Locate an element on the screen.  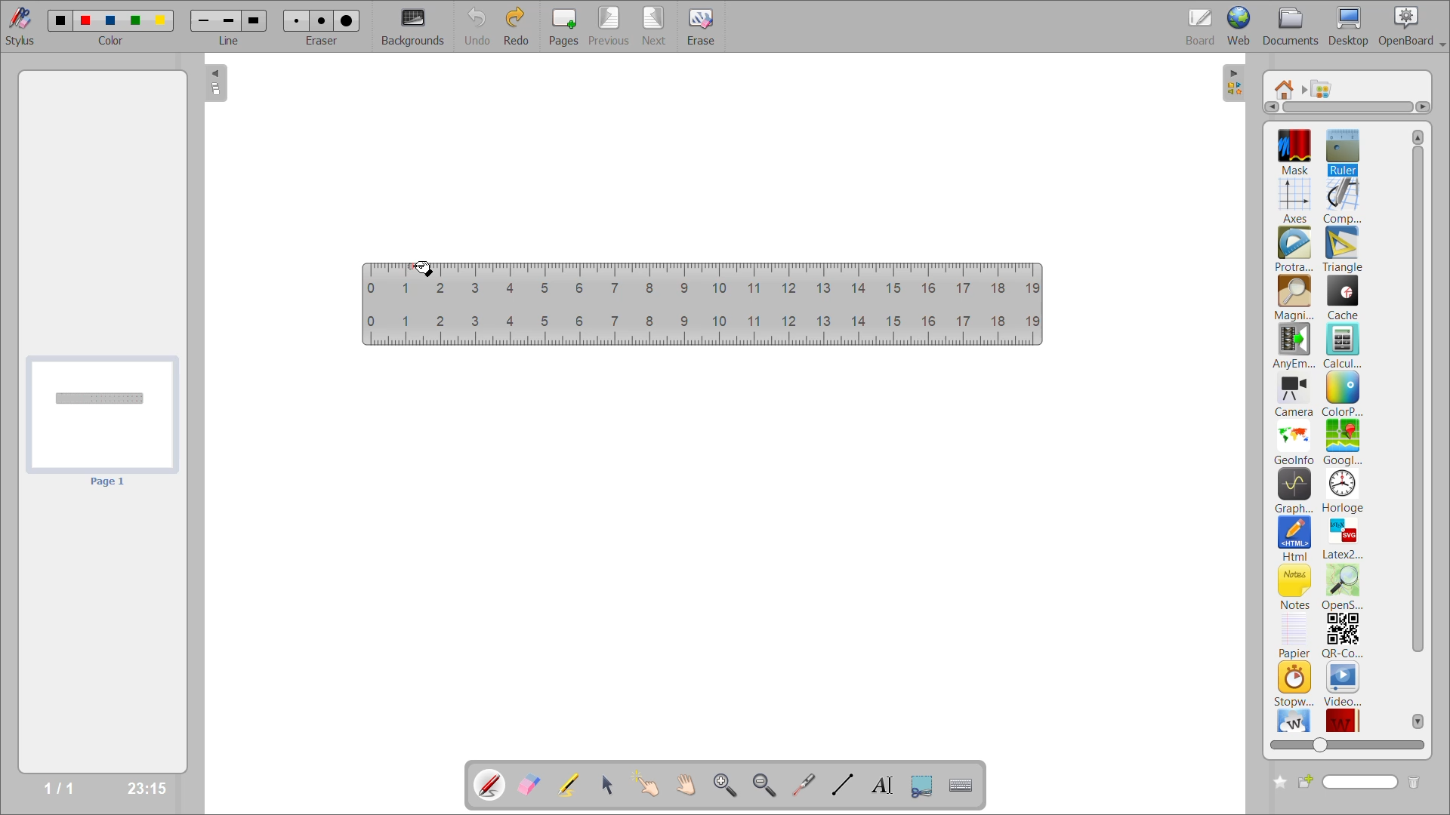
axes is located at coordinates (1297, 198).